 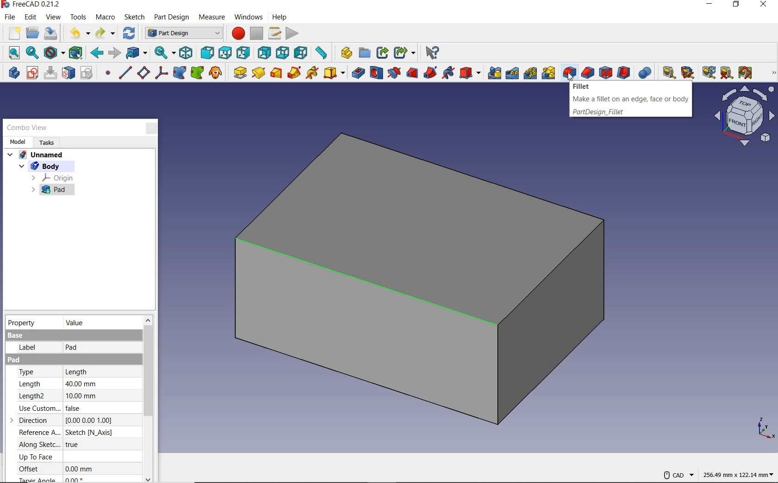 What do you see at coordinates (630, 100) in the screenshot?
I see `Fillet Make a fillet on an edge, face or body PartDesign_Fillet` at bounding box center [630, 100].